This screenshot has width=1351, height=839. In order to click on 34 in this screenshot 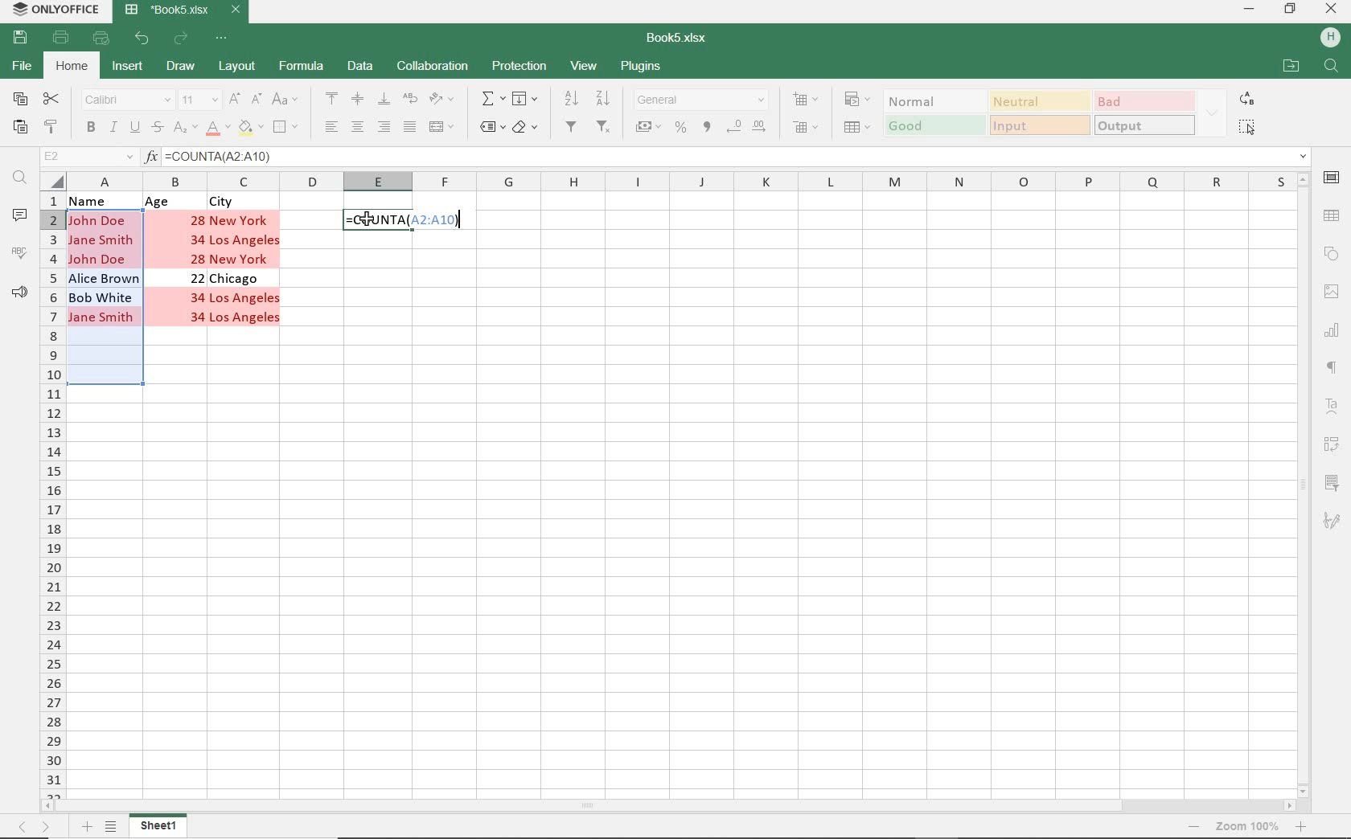, I will do `click(198, 321)`.